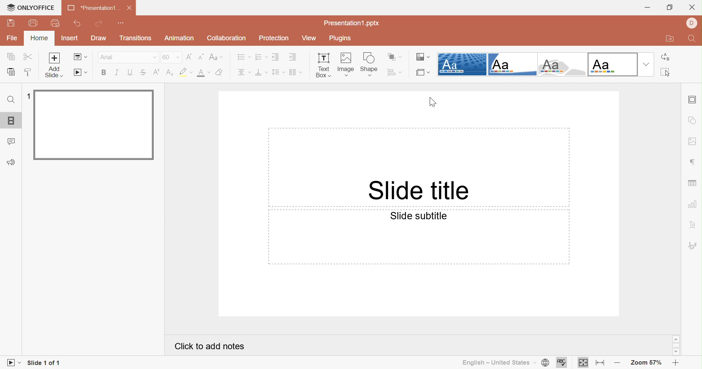 The image size is (702, 369). I want to click on Strikethrough, so click(142, 72).